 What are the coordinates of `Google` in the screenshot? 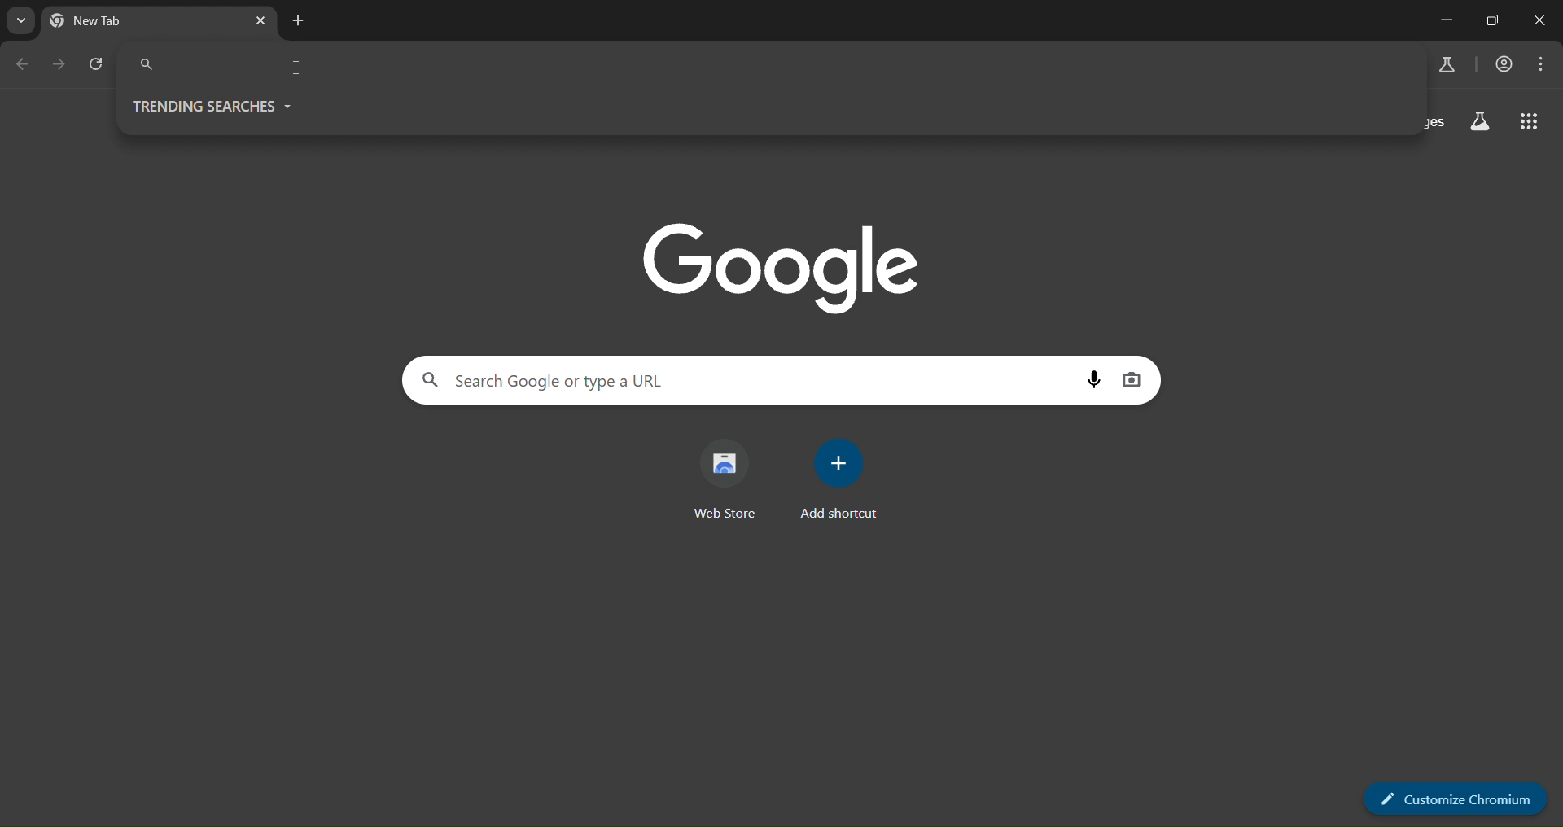 It's located at (787, 269).